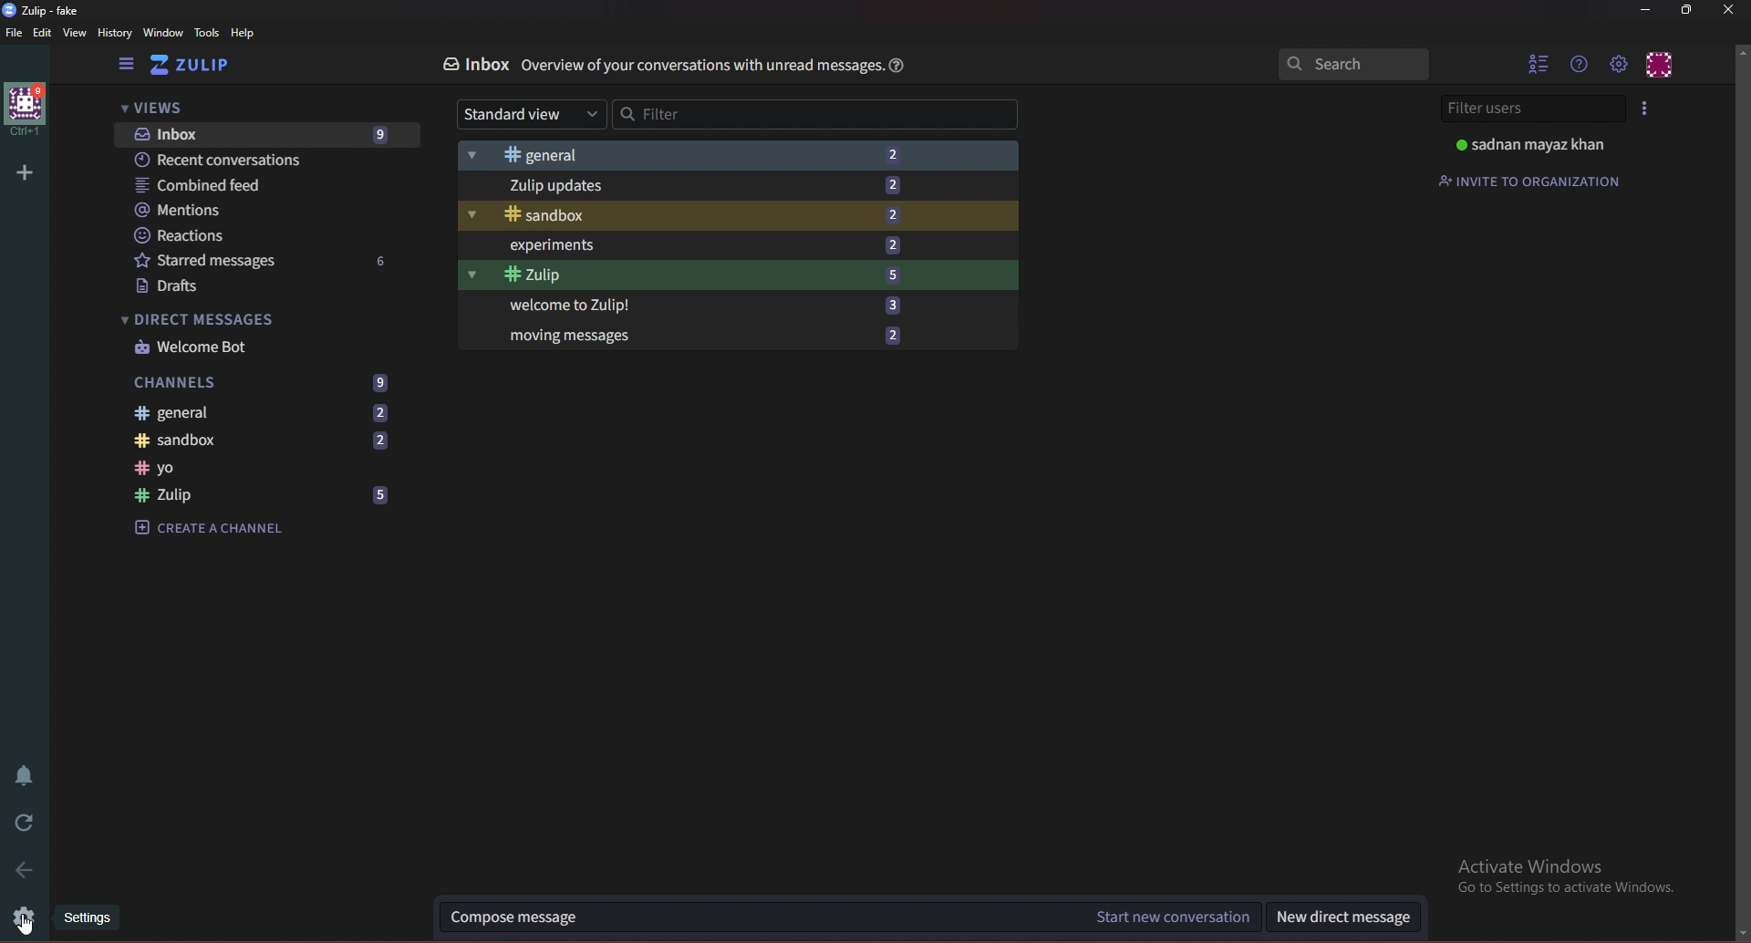  What do you see at coordinates (28, 926) in the screenshot?
I see `cursor` at bounding box center [28, 926].